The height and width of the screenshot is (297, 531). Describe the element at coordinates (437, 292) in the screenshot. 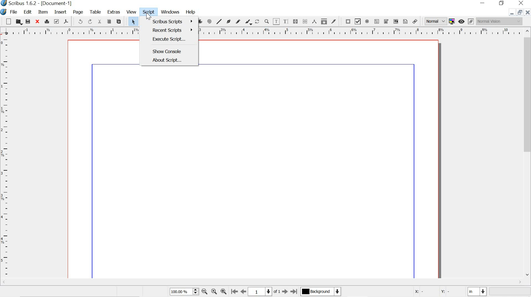

I see `X: - Y: -` at that location.